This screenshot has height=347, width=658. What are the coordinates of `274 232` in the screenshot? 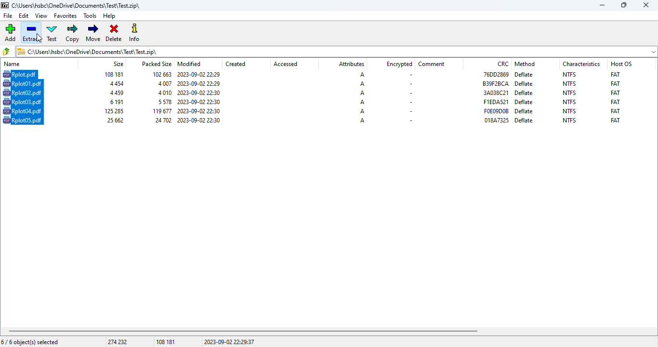 It's located at (117, 342).